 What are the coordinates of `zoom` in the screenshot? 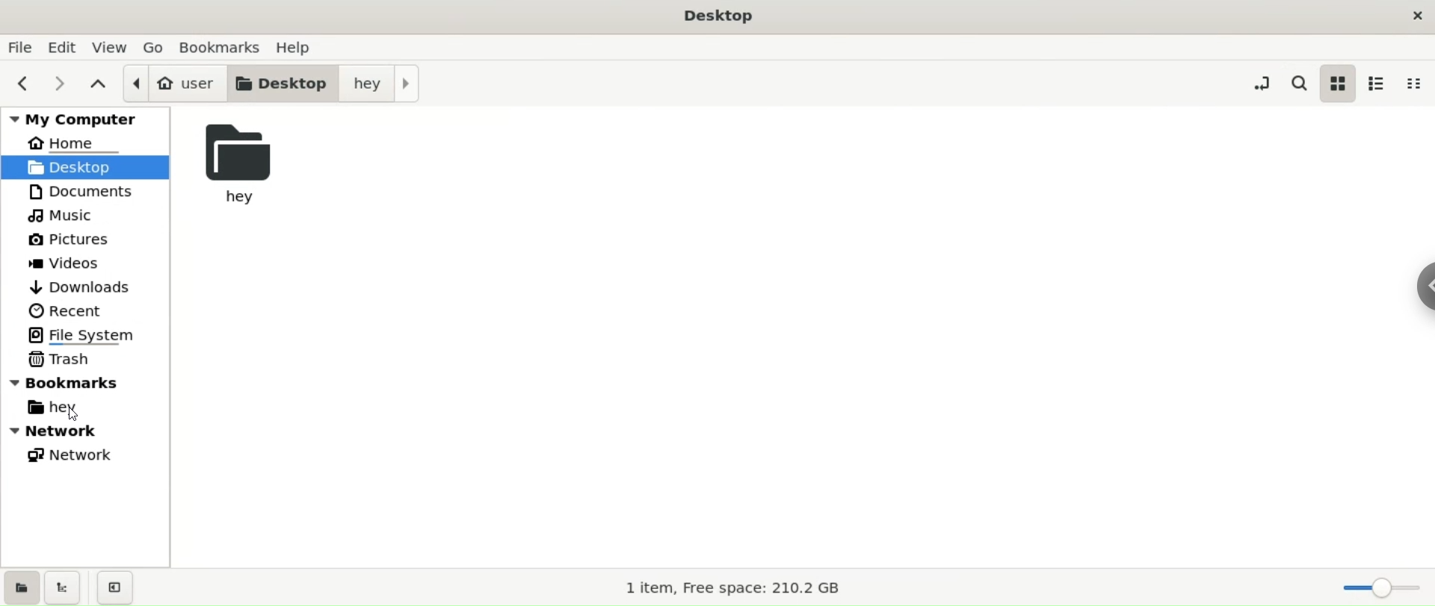 It's located at (1381, 588).